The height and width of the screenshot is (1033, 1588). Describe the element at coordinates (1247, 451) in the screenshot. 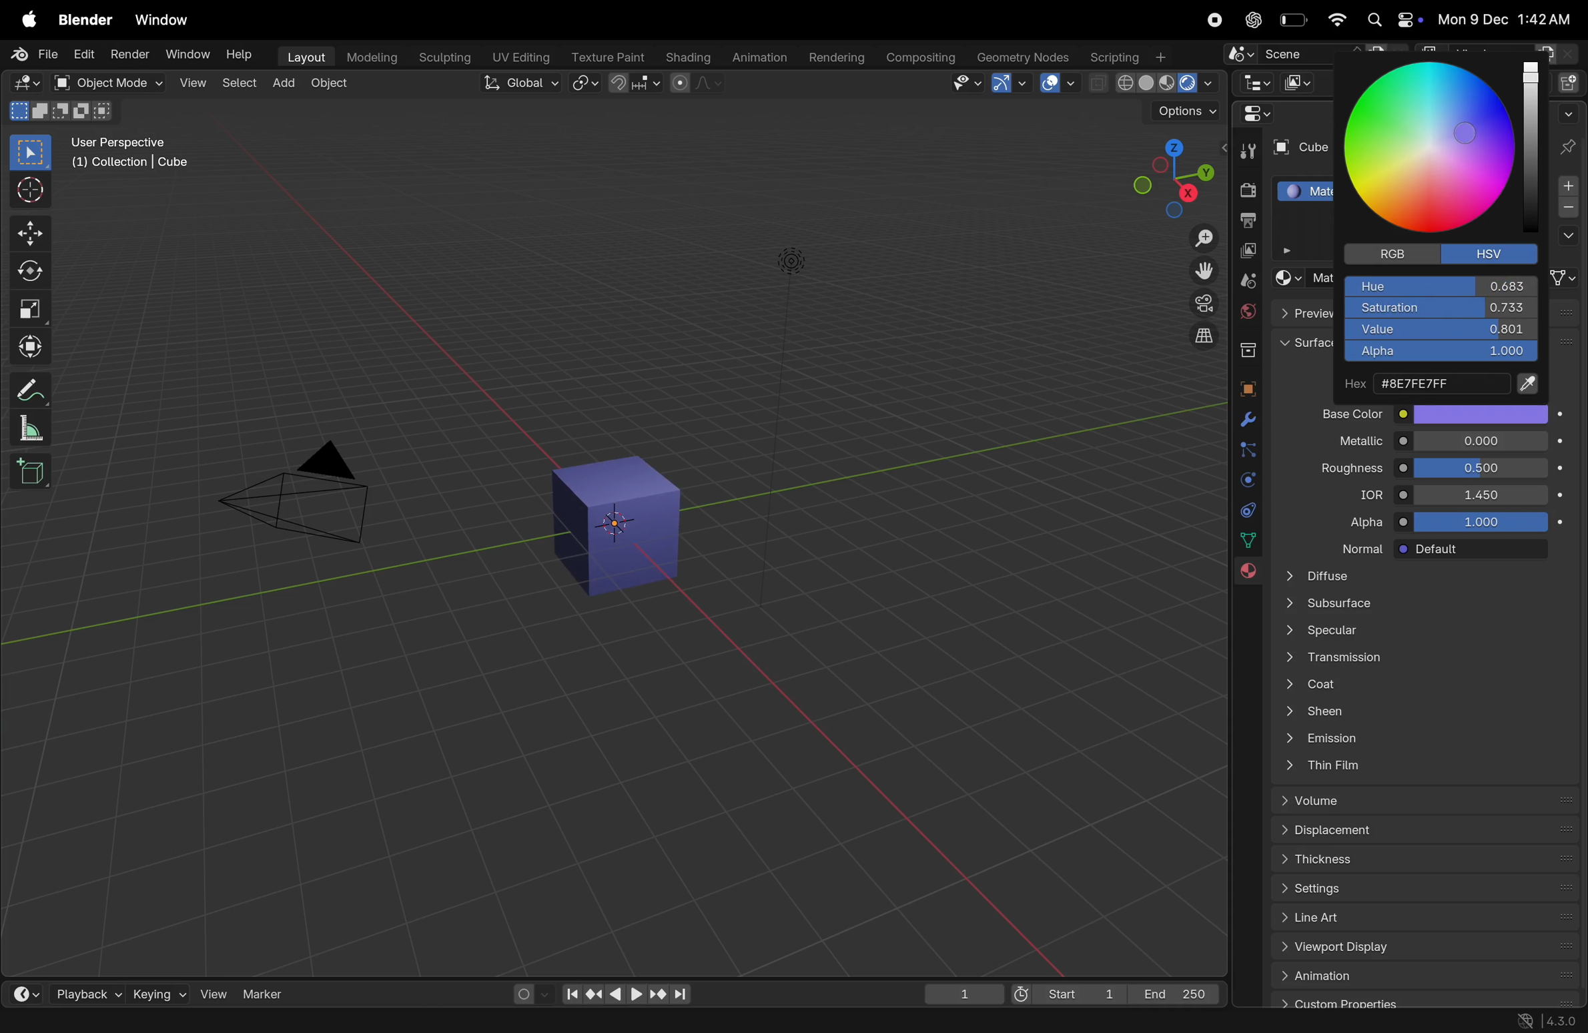

I see `particle` at that location.